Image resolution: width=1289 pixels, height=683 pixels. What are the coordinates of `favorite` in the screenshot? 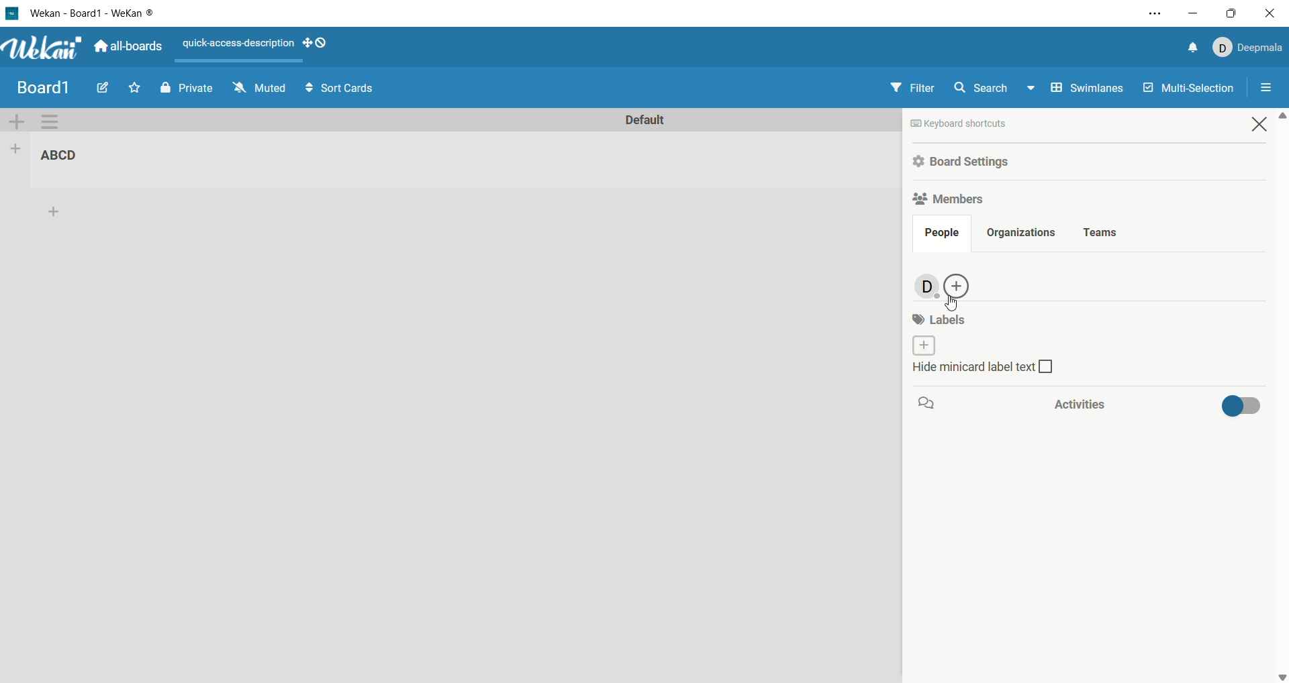 It's located at (134, 87).